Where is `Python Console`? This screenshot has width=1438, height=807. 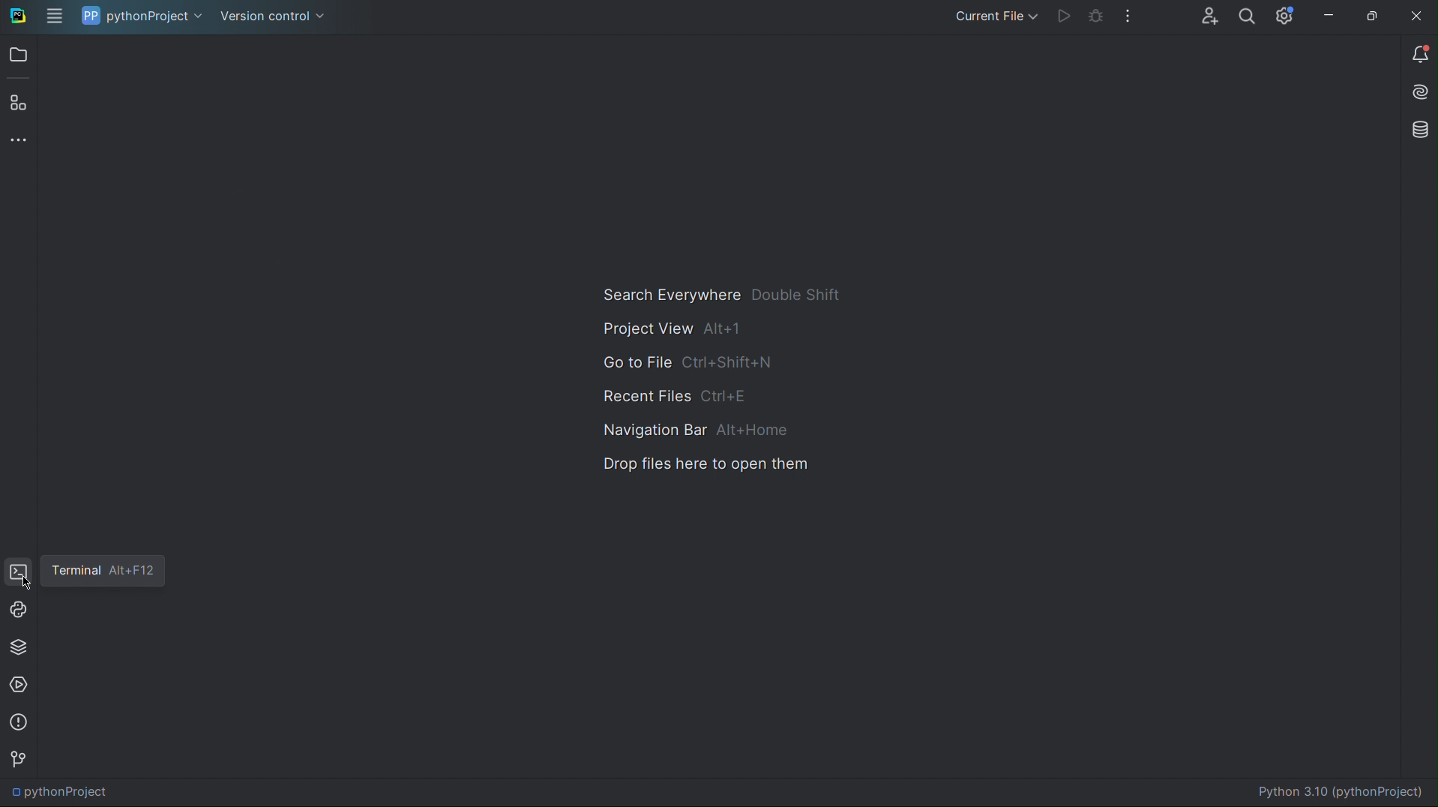
Python Console is located at coordinates (19, 610).